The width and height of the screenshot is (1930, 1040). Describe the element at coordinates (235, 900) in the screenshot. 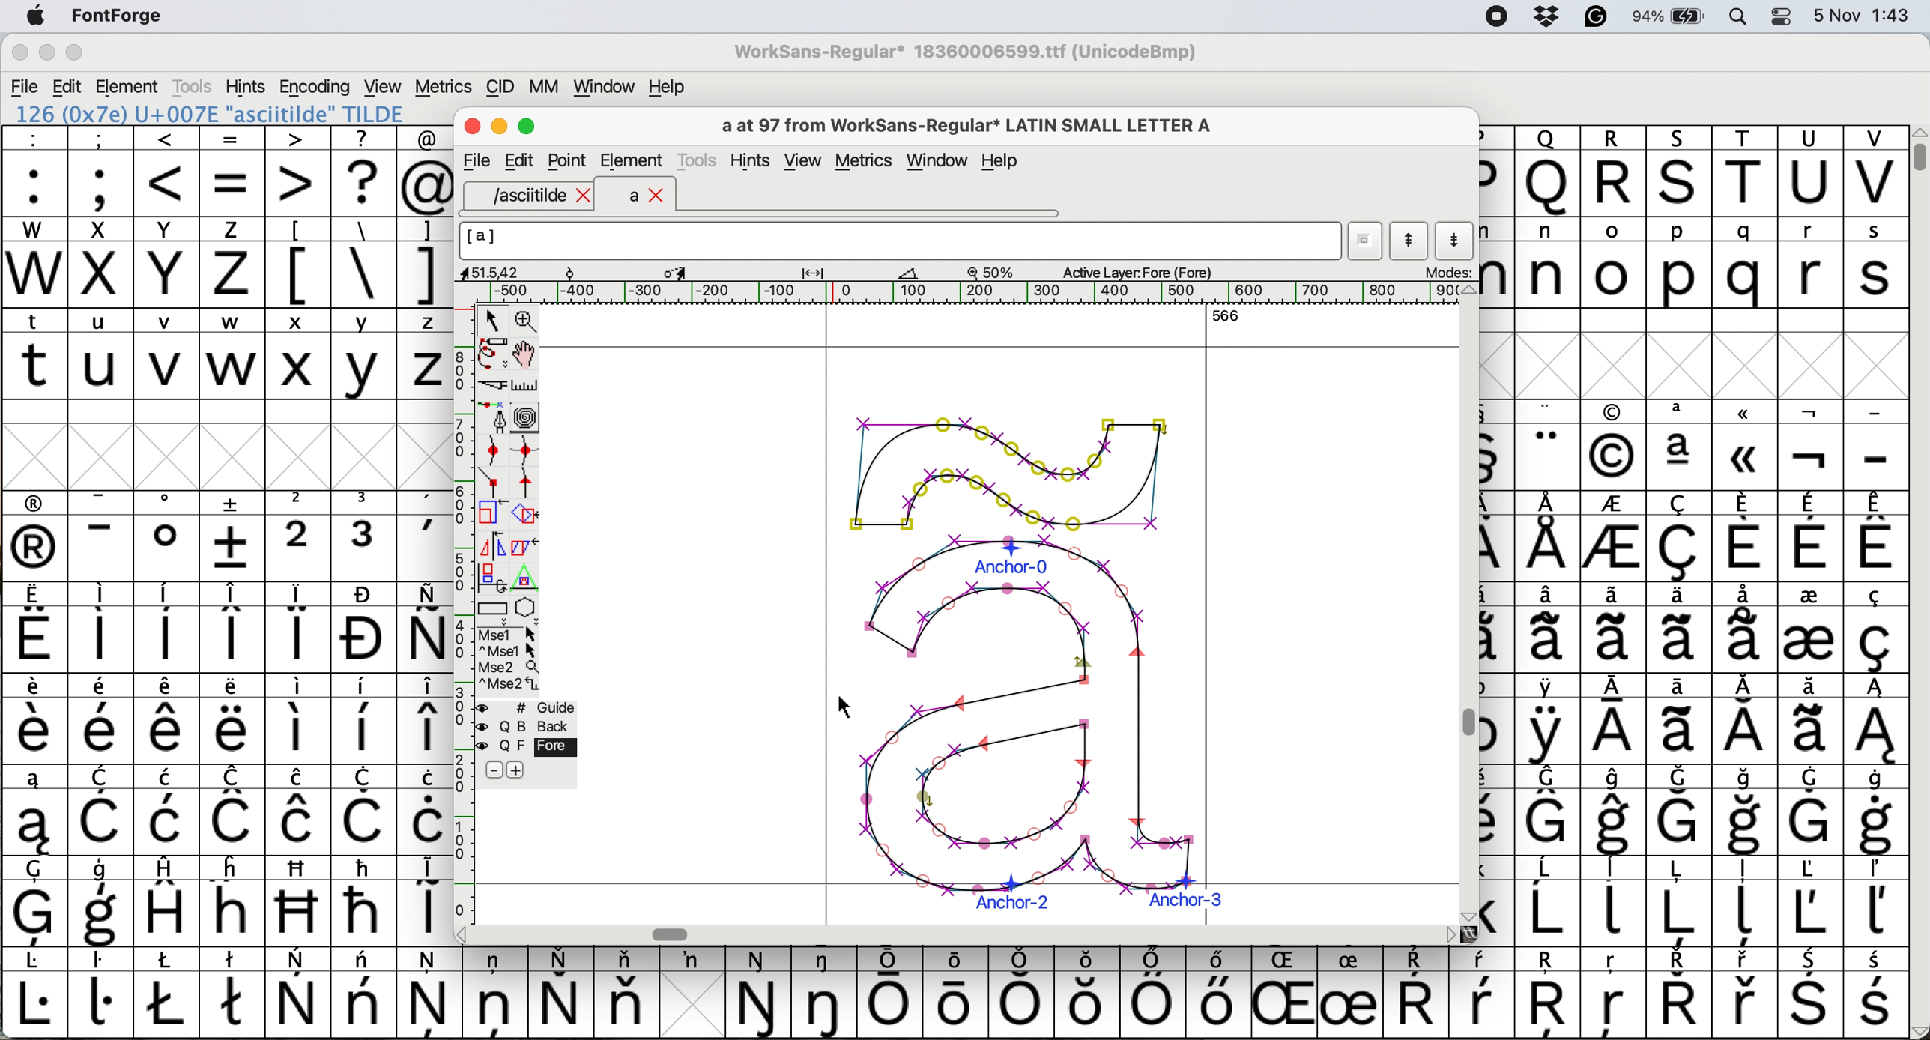

I see `` at that location.